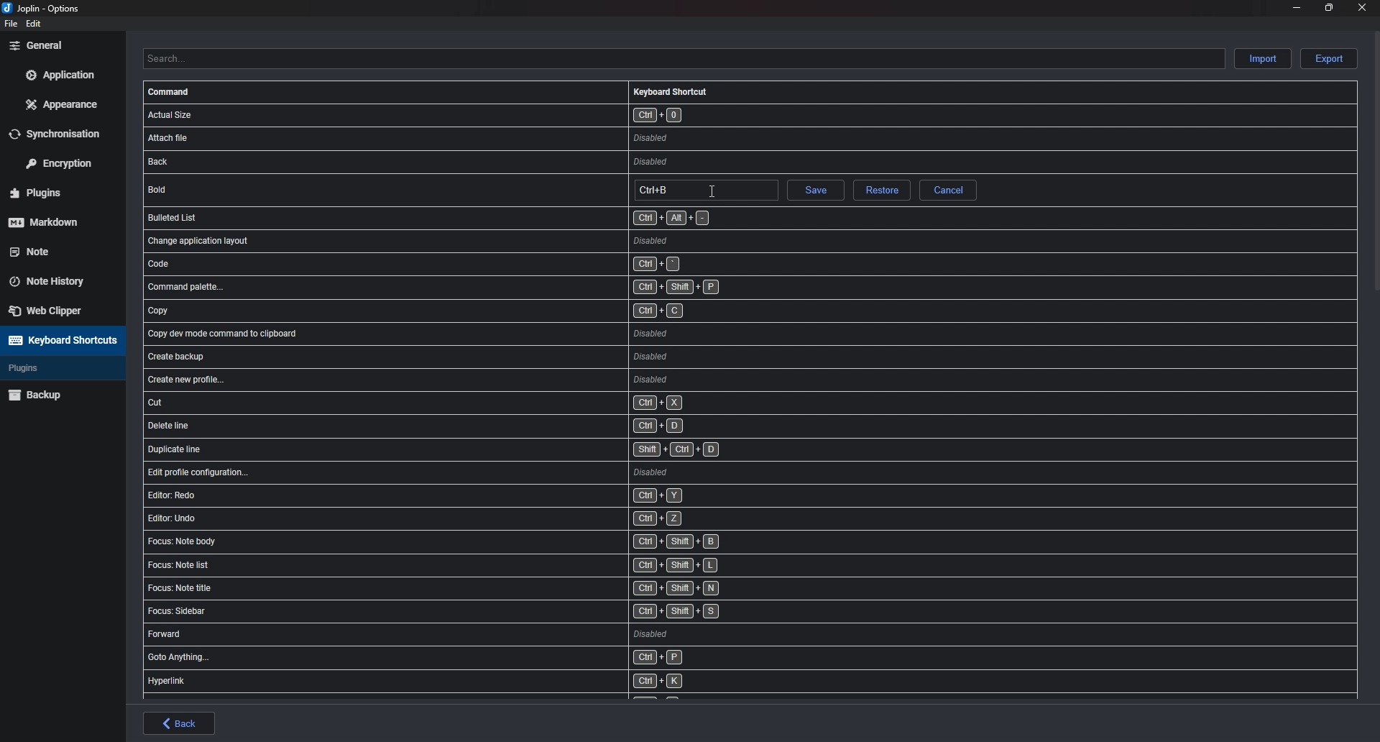 This screenshot has height=742, width=1380. I want to click on save, so click(814, 192).